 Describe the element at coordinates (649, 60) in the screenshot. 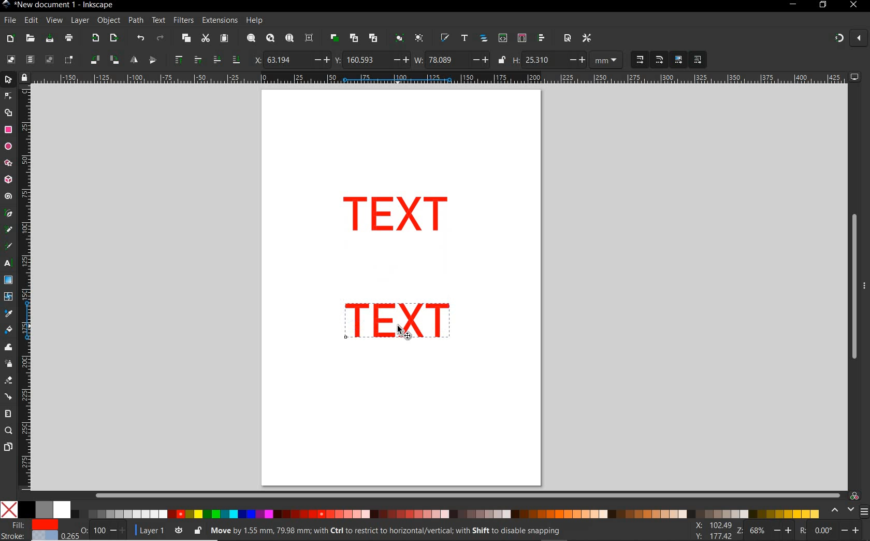

I see `SCALING` at that location.